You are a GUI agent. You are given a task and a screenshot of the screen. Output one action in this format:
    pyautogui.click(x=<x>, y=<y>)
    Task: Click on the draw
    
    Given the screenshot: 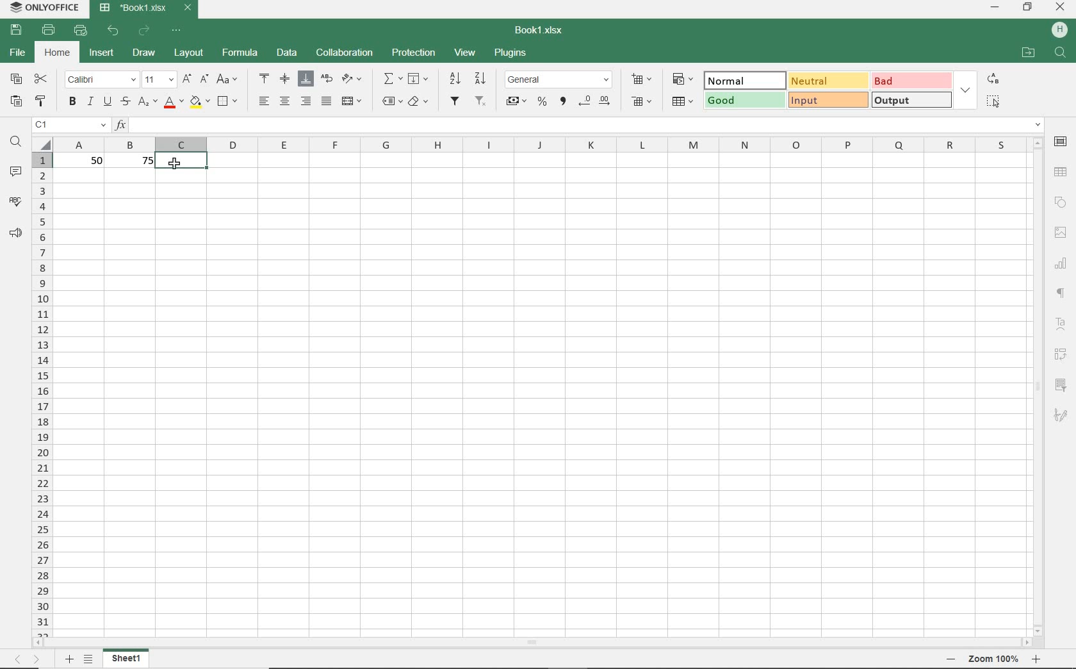 What is the action you would take?
    pyautogui.click(x=143, y=53)
    